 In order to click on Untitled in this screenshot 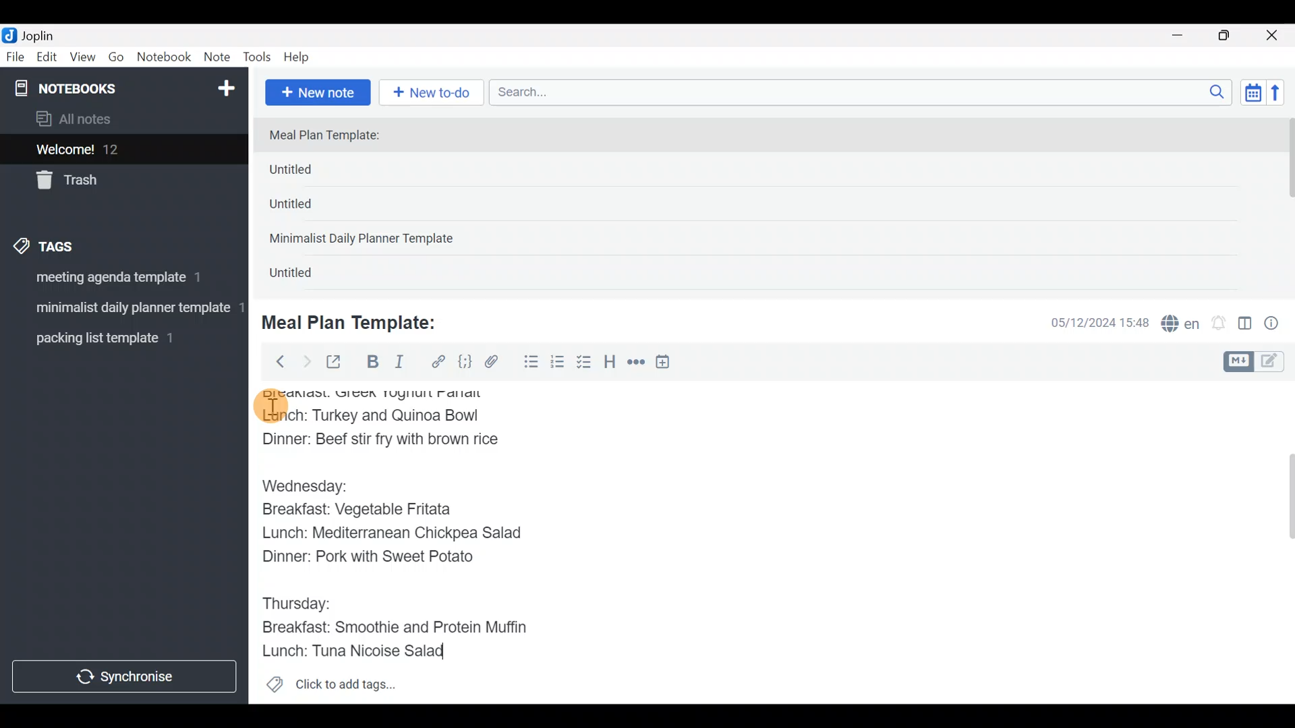, I will do `click(306, 276)`.